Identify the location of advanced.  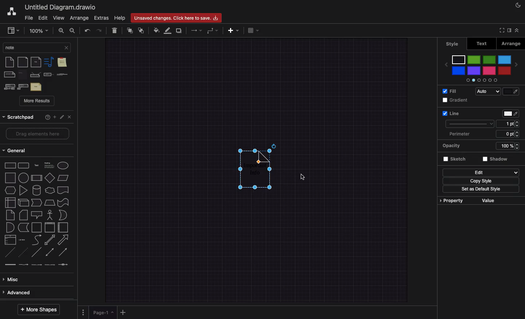
(34, 292).